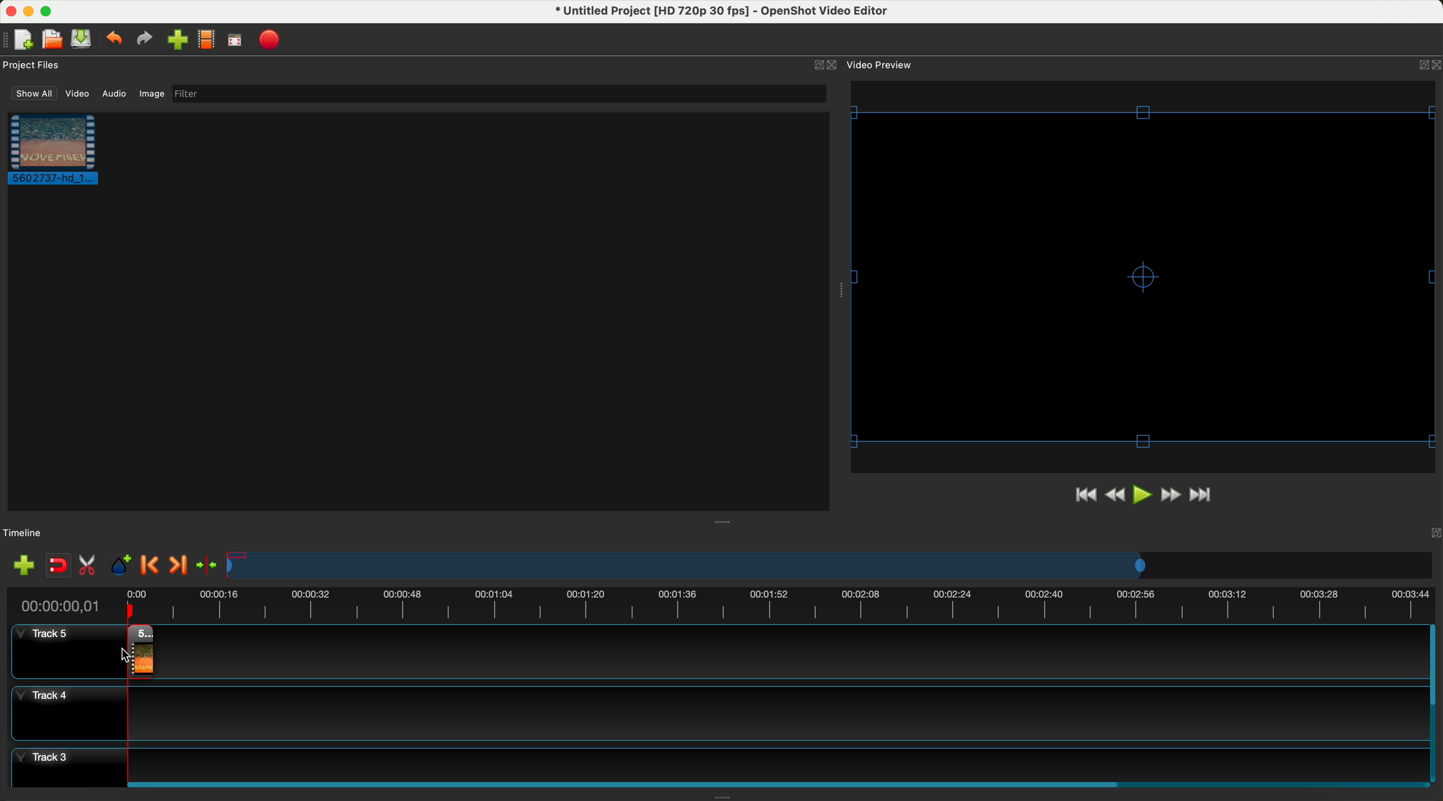  I want to click on jump to start, so click(1084, 496).